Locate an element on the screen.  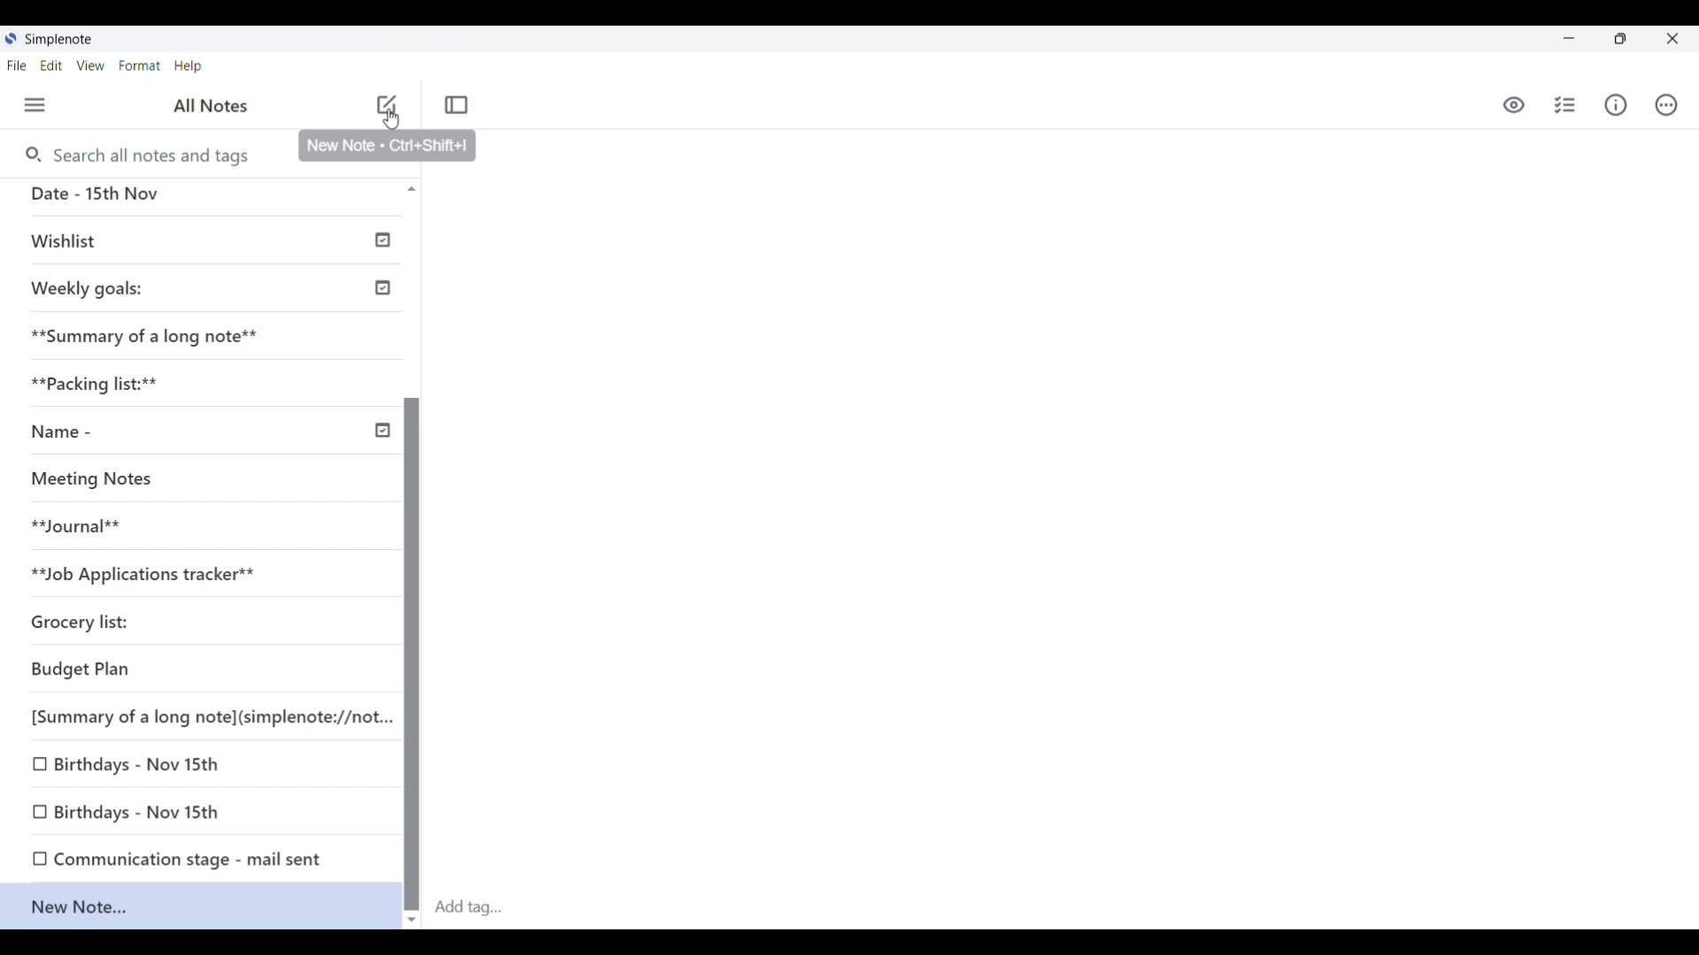
Edit menu is located at coordinates (51, 65).